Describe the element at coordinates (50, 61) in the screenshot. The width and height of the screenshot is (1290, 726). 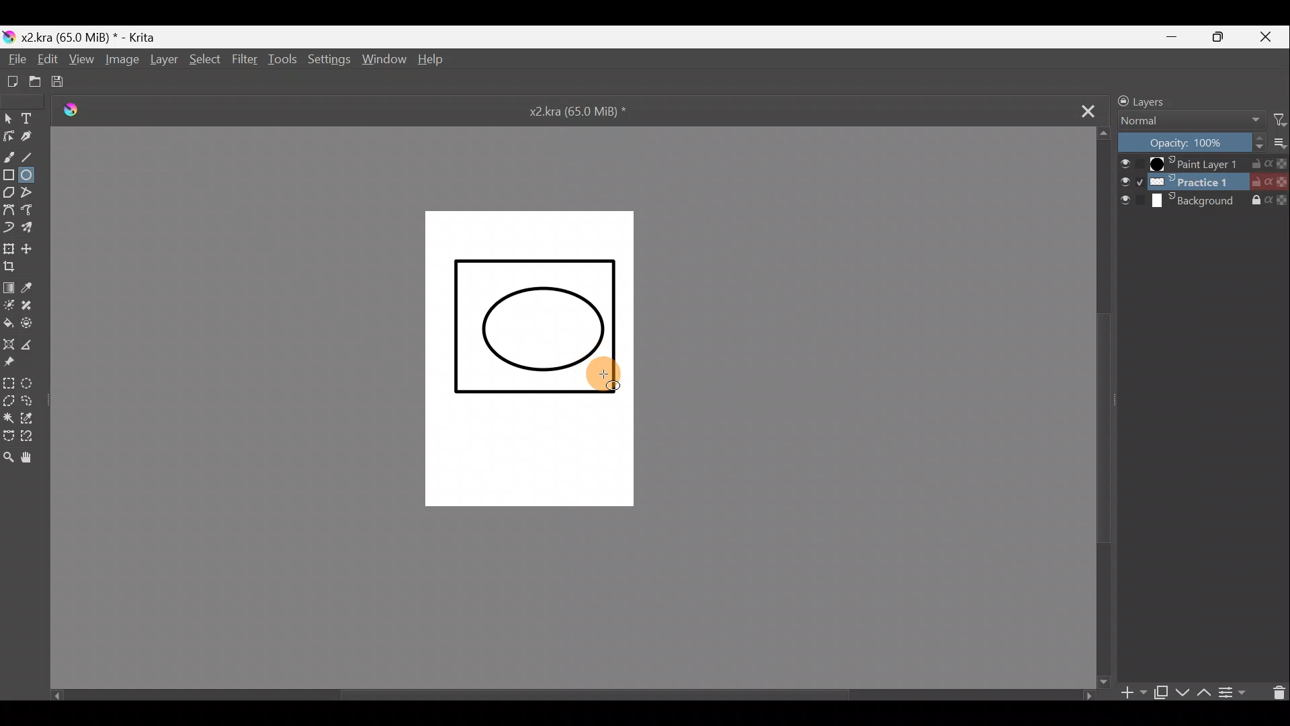
I see `Edit` at that location.